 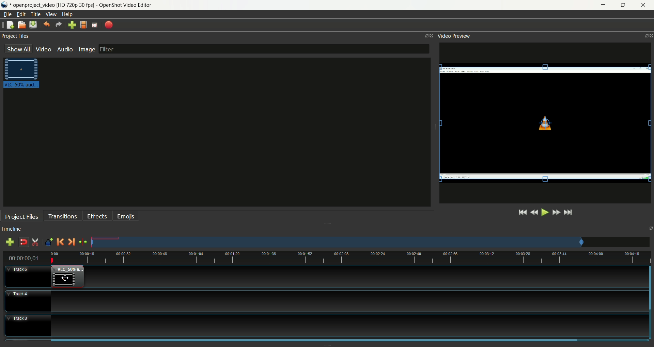 I want to click on video preview, so click(x=456, y=36).